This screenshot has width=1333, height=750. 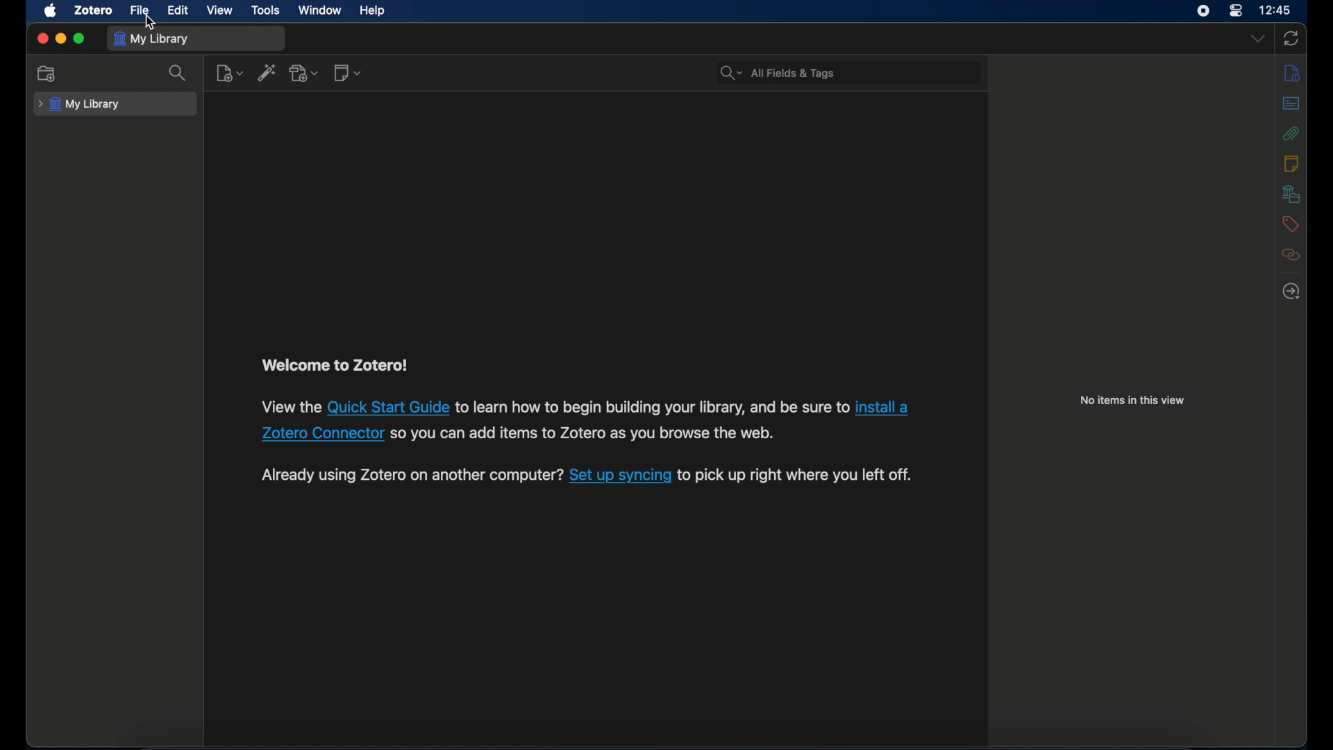 I want to click on related, so click(x=1291, y=255).